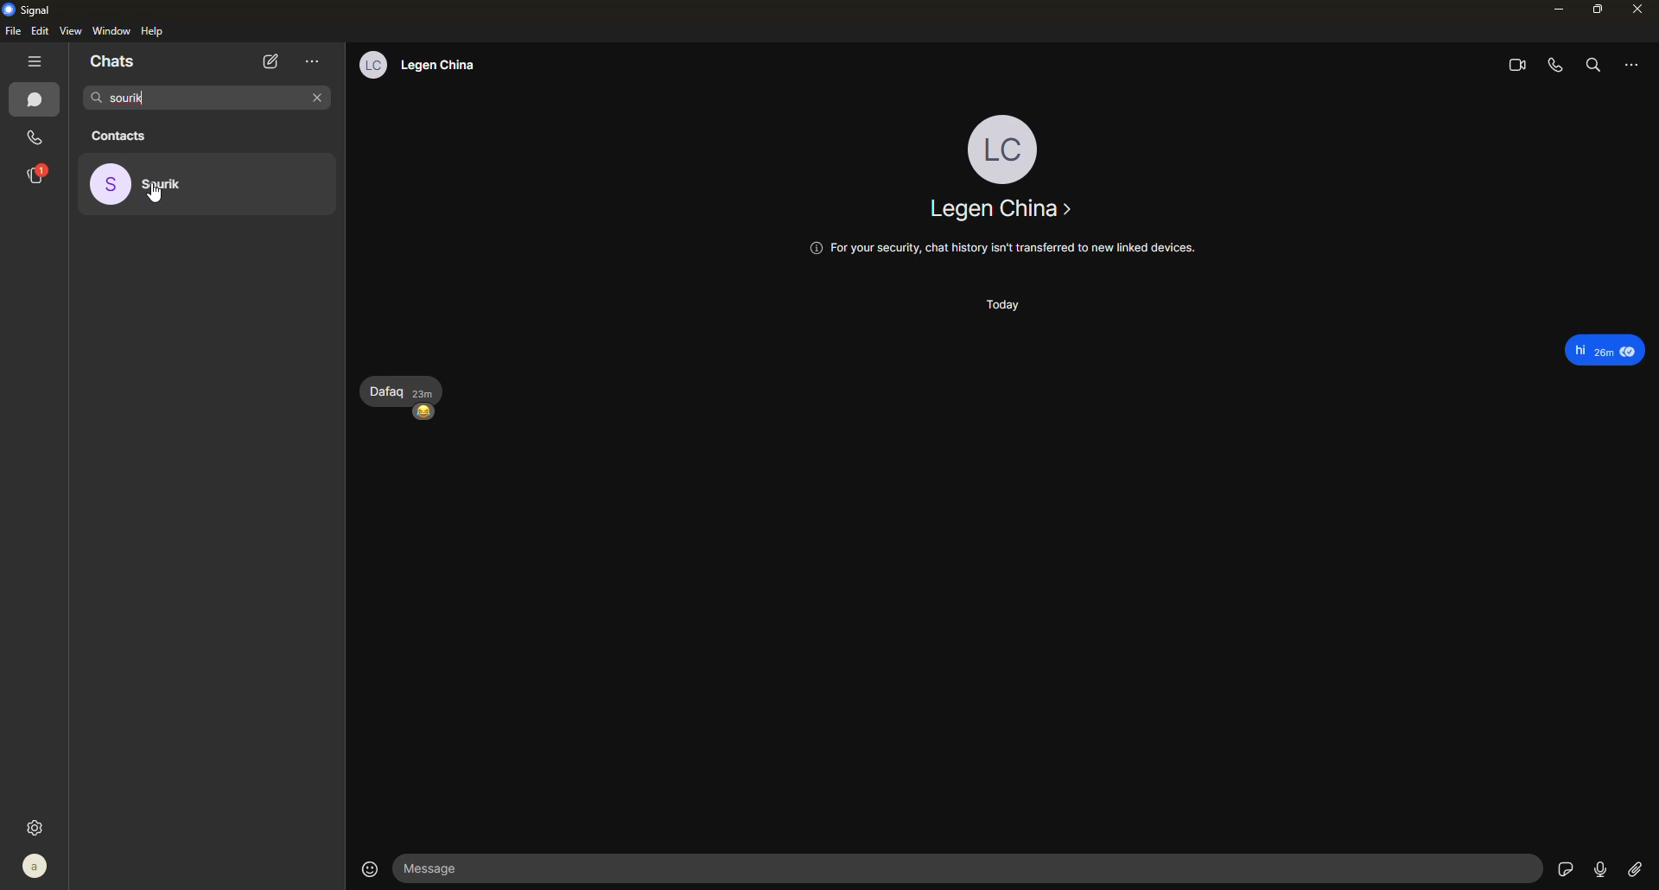 The width and height of the screenshot is (1659, 890). I want to click on message, so click(975, 869).